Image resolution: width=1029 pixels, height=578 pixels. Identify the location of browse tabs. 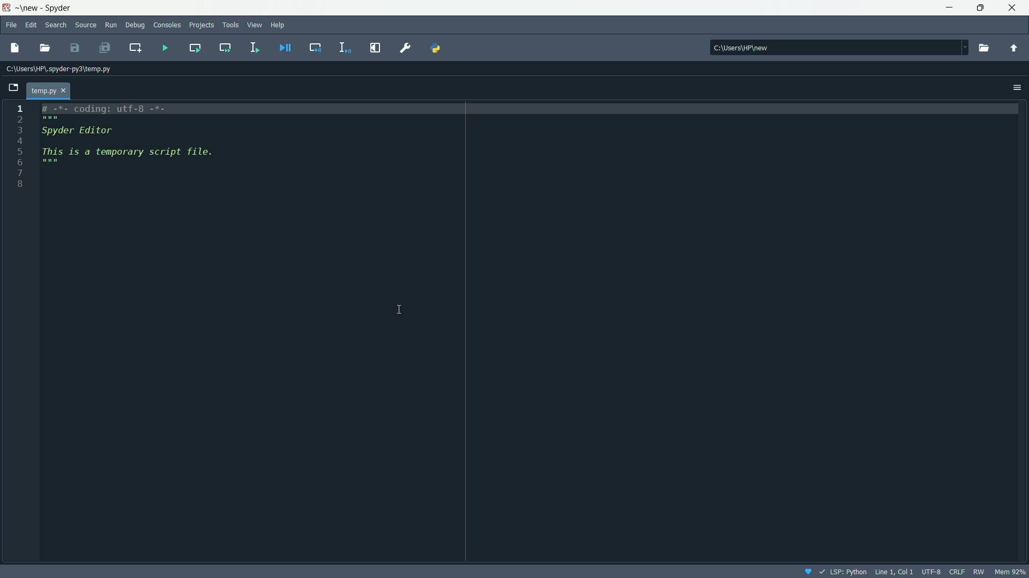
(15, 86).